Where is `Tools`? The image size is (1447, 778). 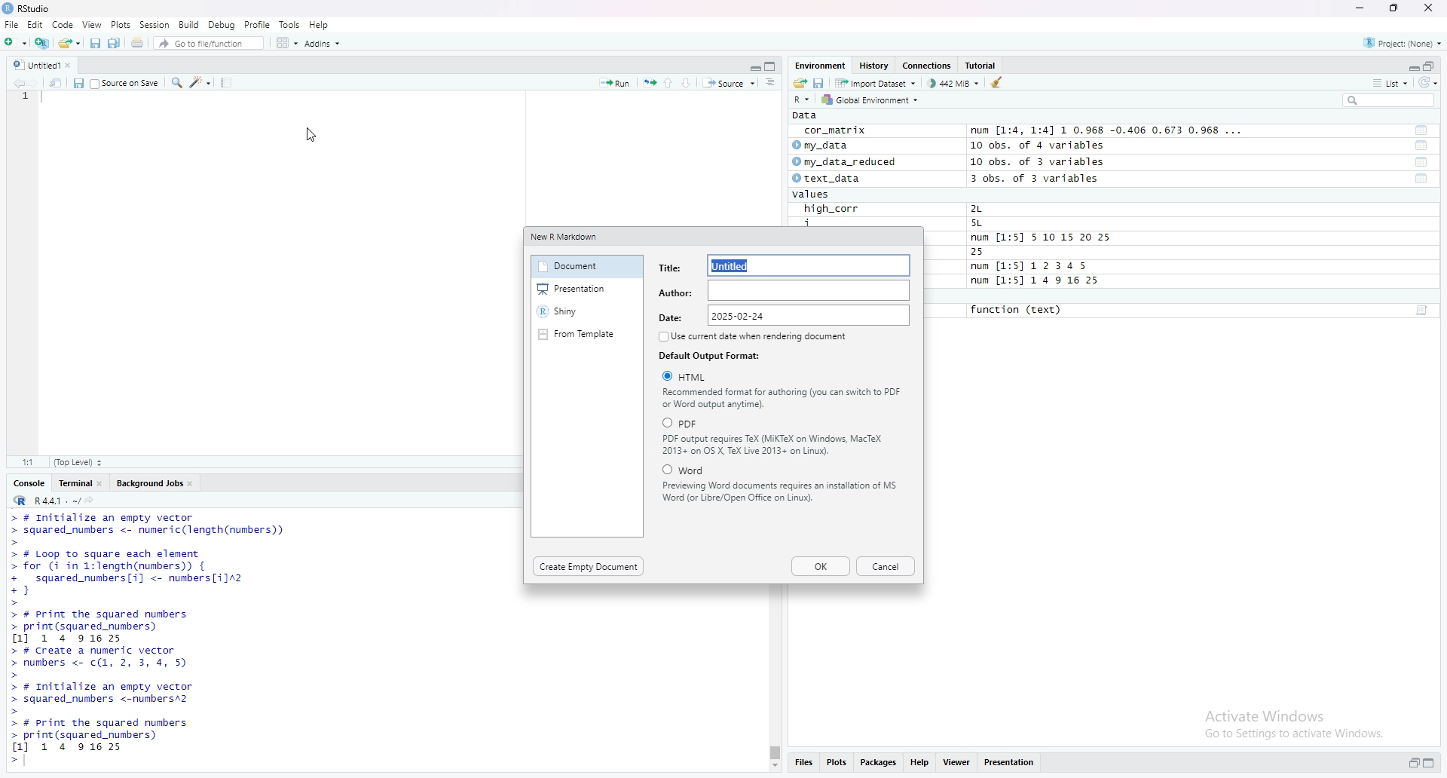 Tools is located at coordinates (289, 24).